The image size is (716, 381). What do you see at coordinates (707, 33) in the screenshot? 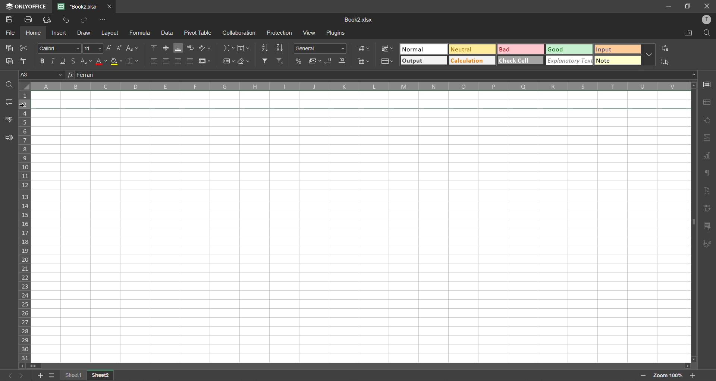
I see `find` at bounding box center [707, 33].